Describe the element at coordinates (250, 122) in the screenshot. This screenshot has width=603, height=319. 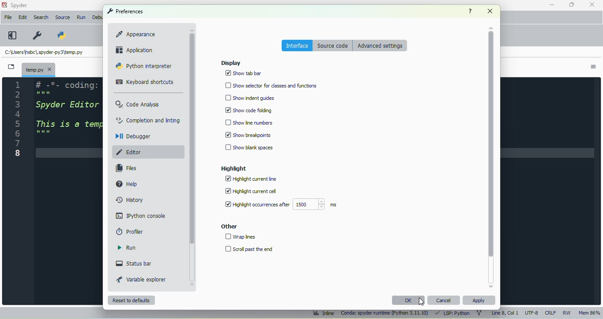
I see `show line numbers` at that location.